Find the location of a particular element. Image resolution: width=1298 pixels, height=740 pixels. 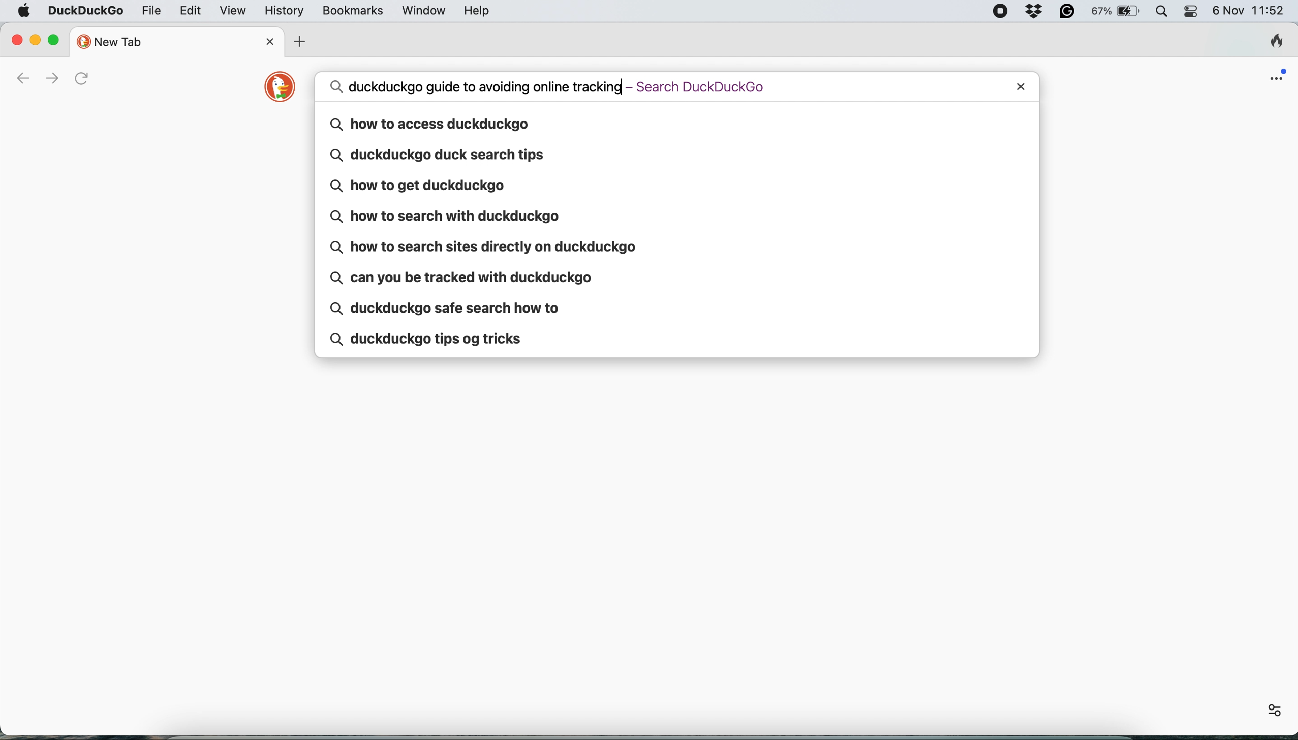

close is located at coordinates (267, 43).